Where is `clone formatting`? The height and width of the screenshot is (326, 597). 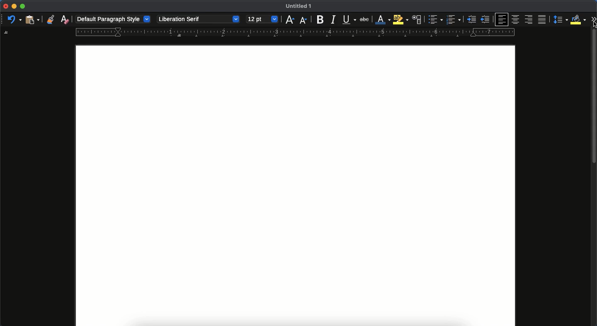 clone formatting is located at coordinates (50, 19).